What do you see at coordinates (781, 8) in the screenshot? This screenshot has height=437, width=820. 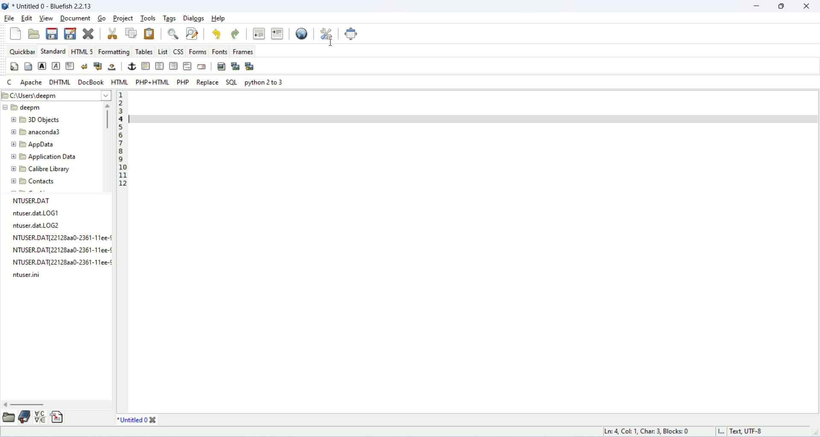 I see `maximize` at bounding box center [781, 8].